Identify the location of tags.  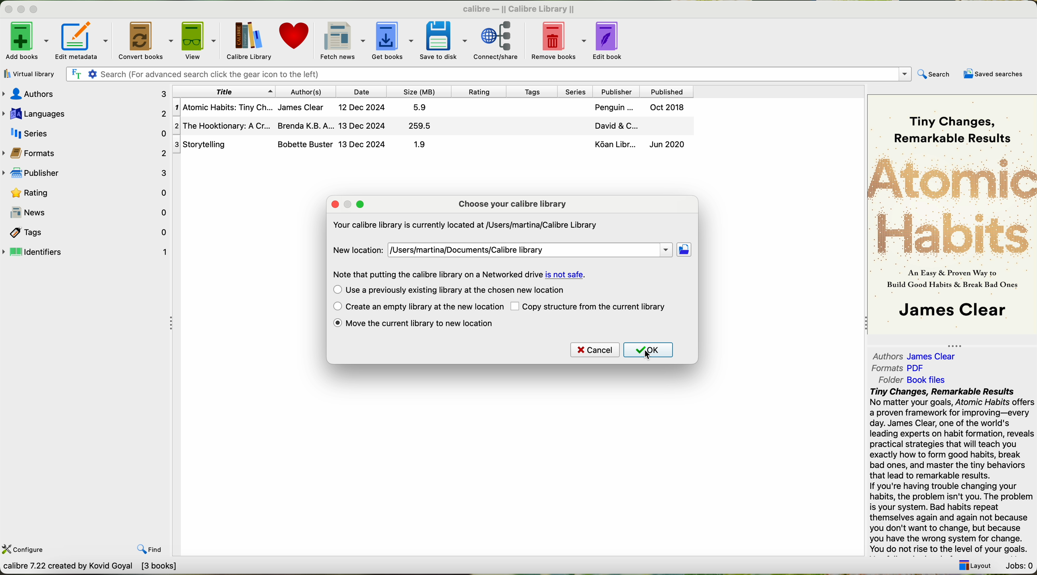
(535, 92).